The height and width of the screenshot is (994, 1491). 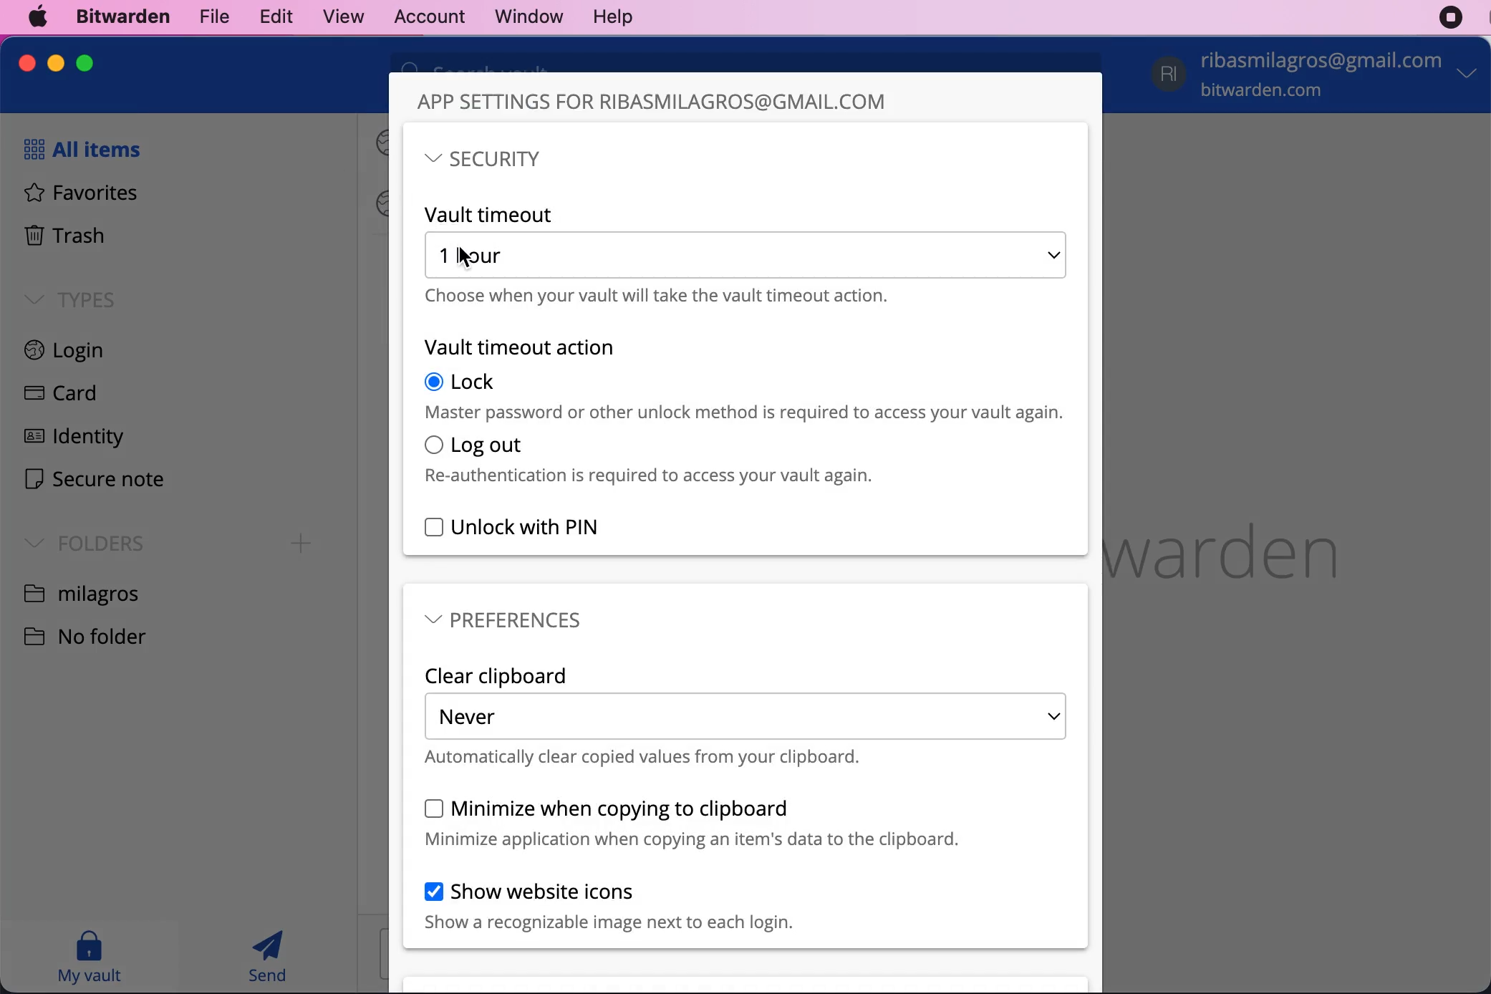 What do you see at coordinates (505, 619) in the screenshot?
I see `preferences` at bounding box center [505, 619].